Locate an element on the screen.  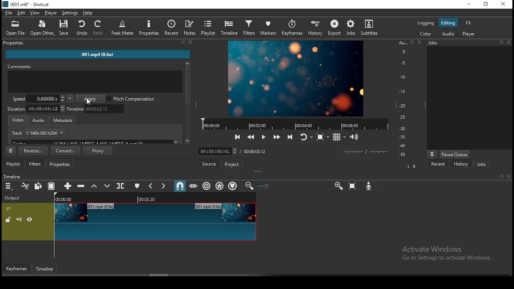
append is located at coordinates (67, 185).